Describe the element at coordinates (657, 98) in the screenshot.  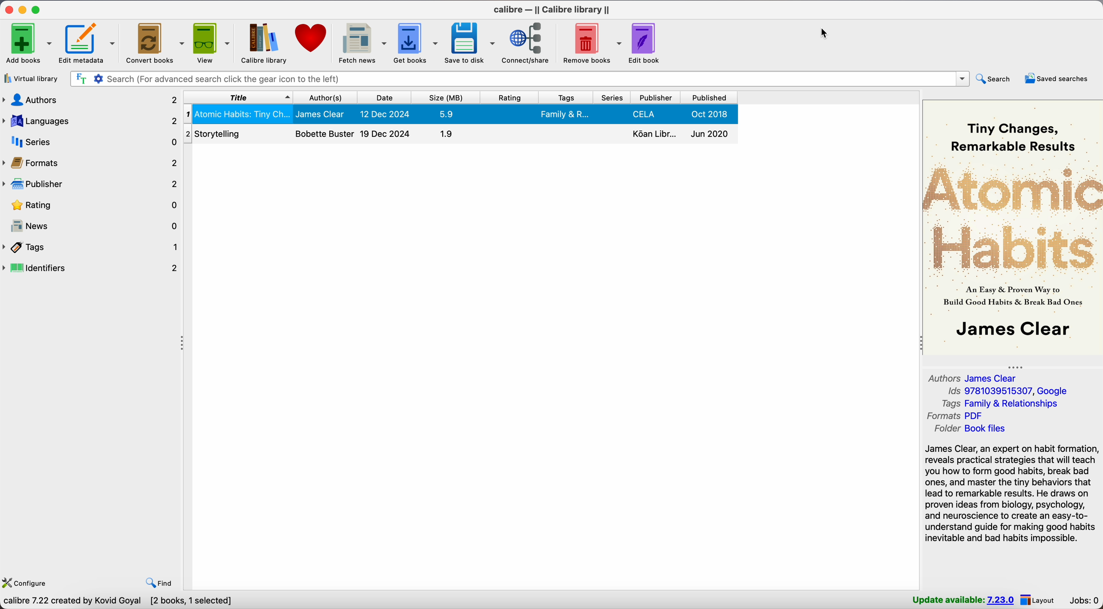
I see `publisher` at that location.